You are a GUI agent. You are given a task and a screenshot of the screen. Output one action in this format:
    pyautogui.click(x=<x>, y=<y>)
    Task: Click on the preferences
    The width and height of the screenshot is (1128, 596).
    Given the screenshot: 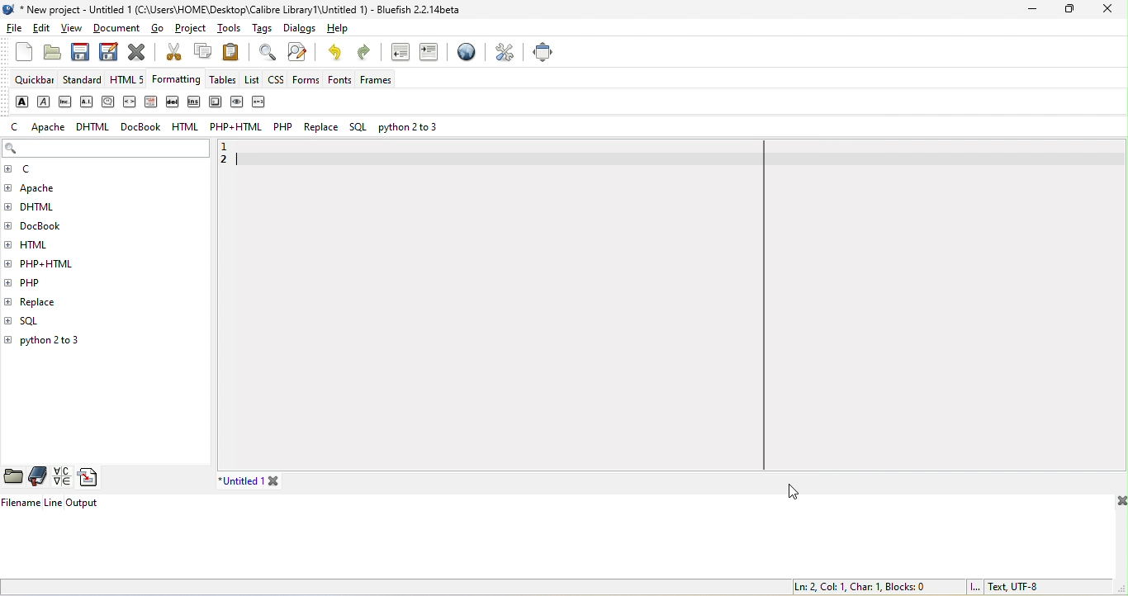 What is the action you would take?
    pyautogui.click(x=505, y=52)
    